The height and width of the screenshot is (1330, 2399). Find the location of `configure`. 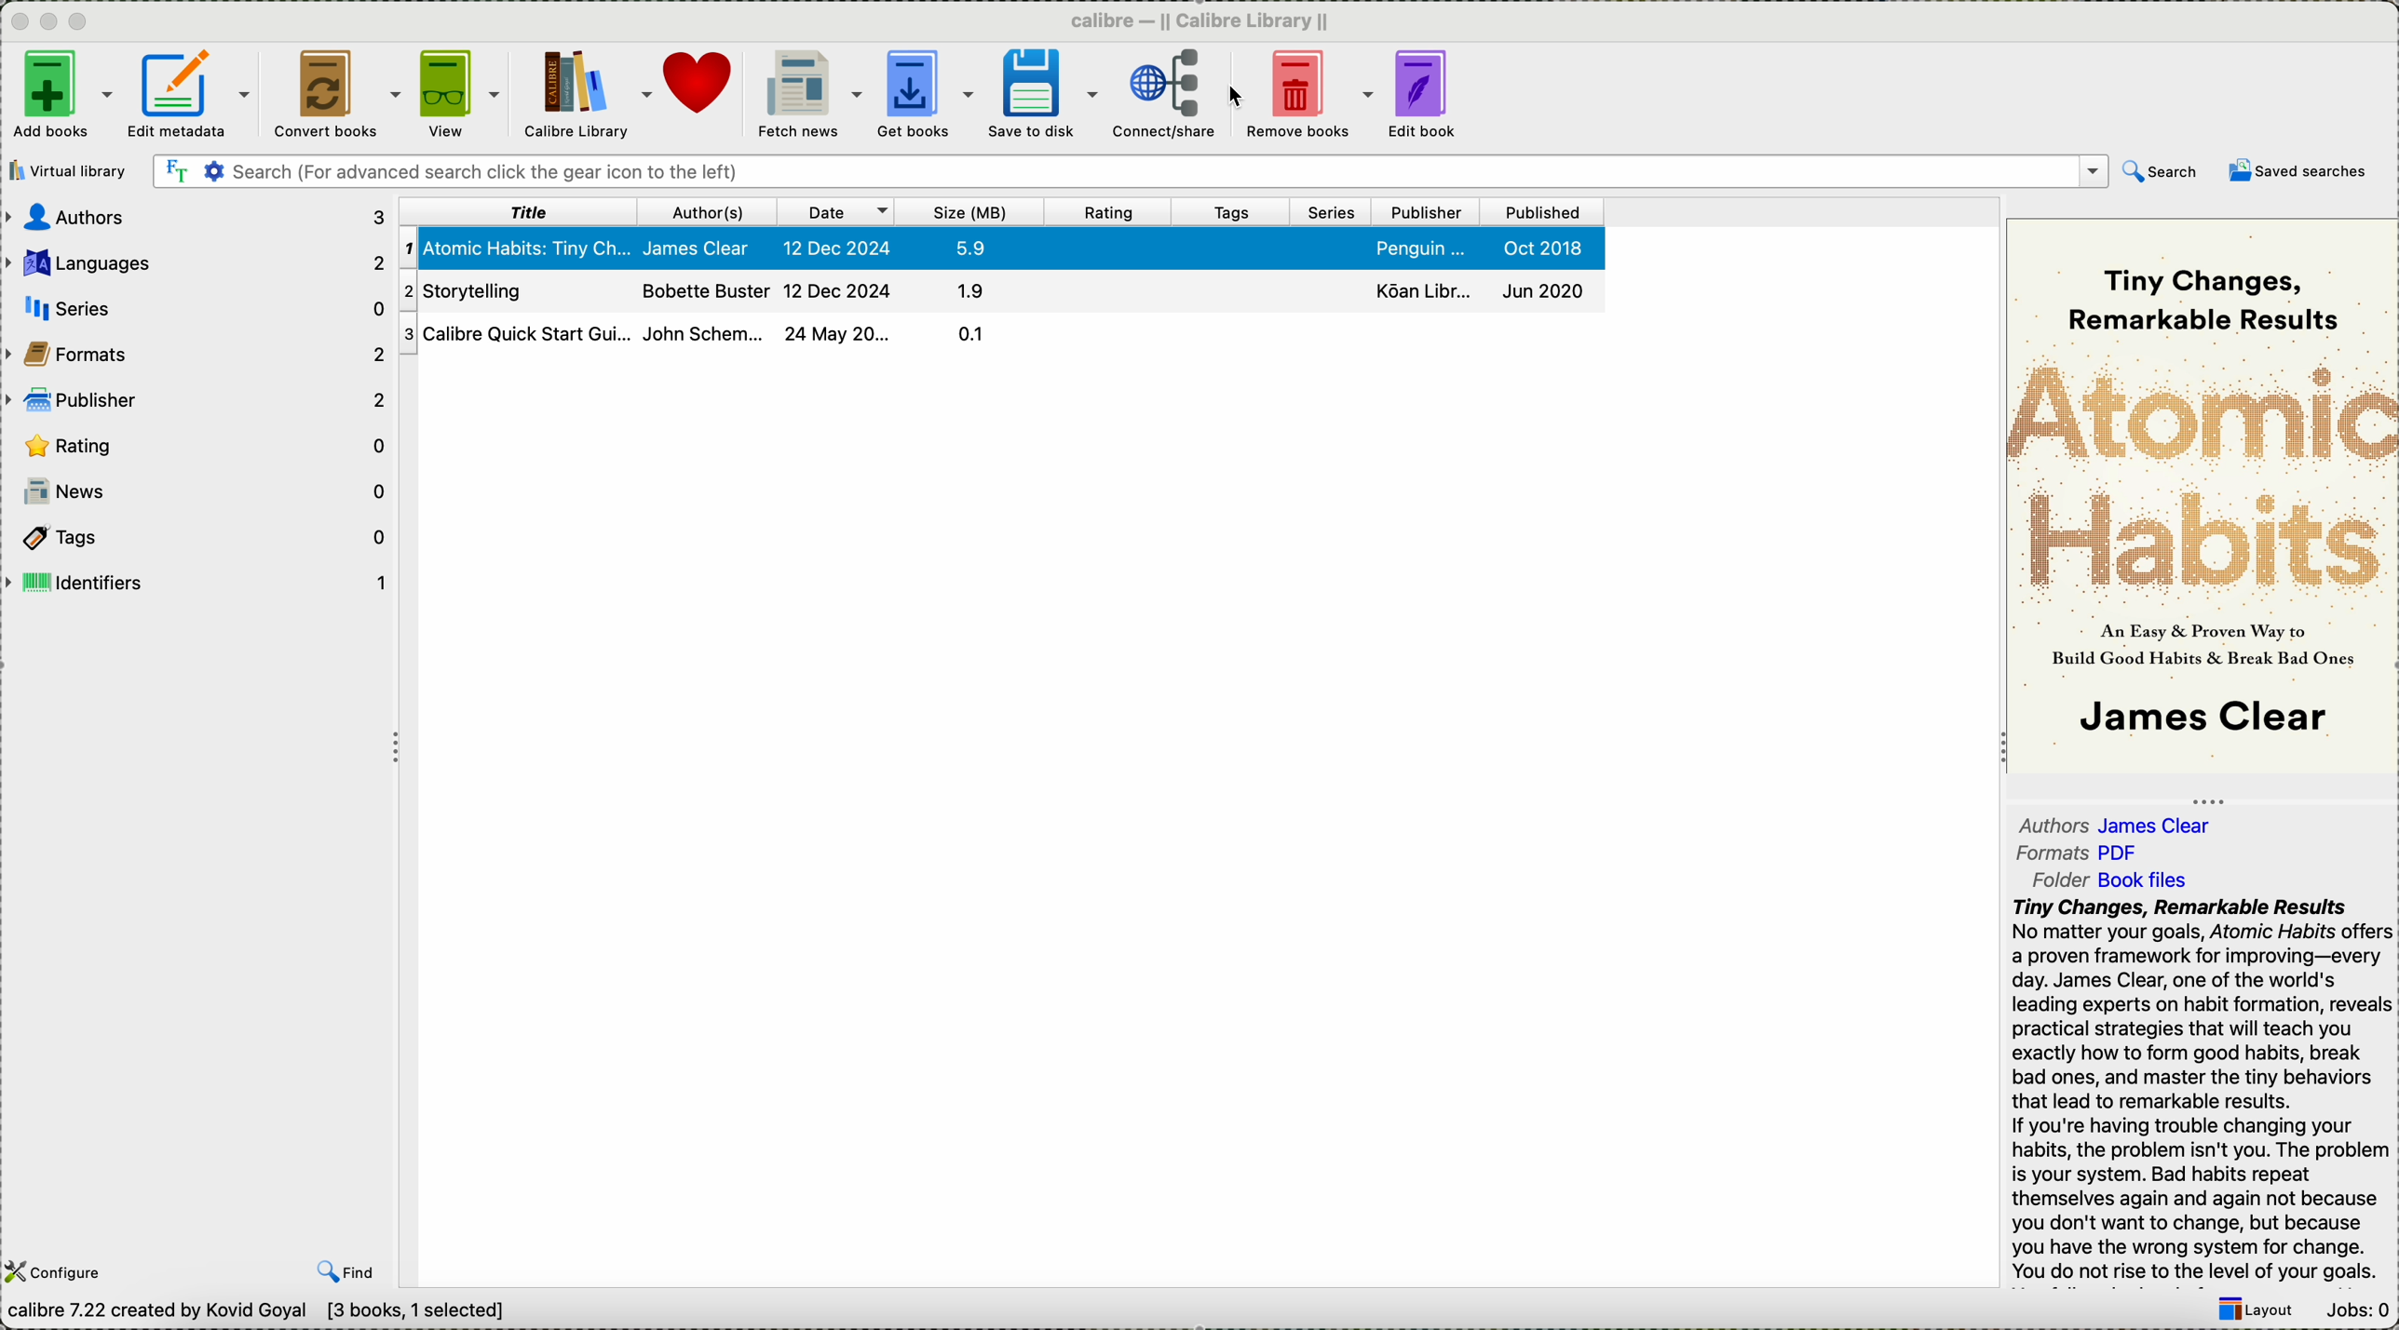

configure is located at coordinates (59, 1272).